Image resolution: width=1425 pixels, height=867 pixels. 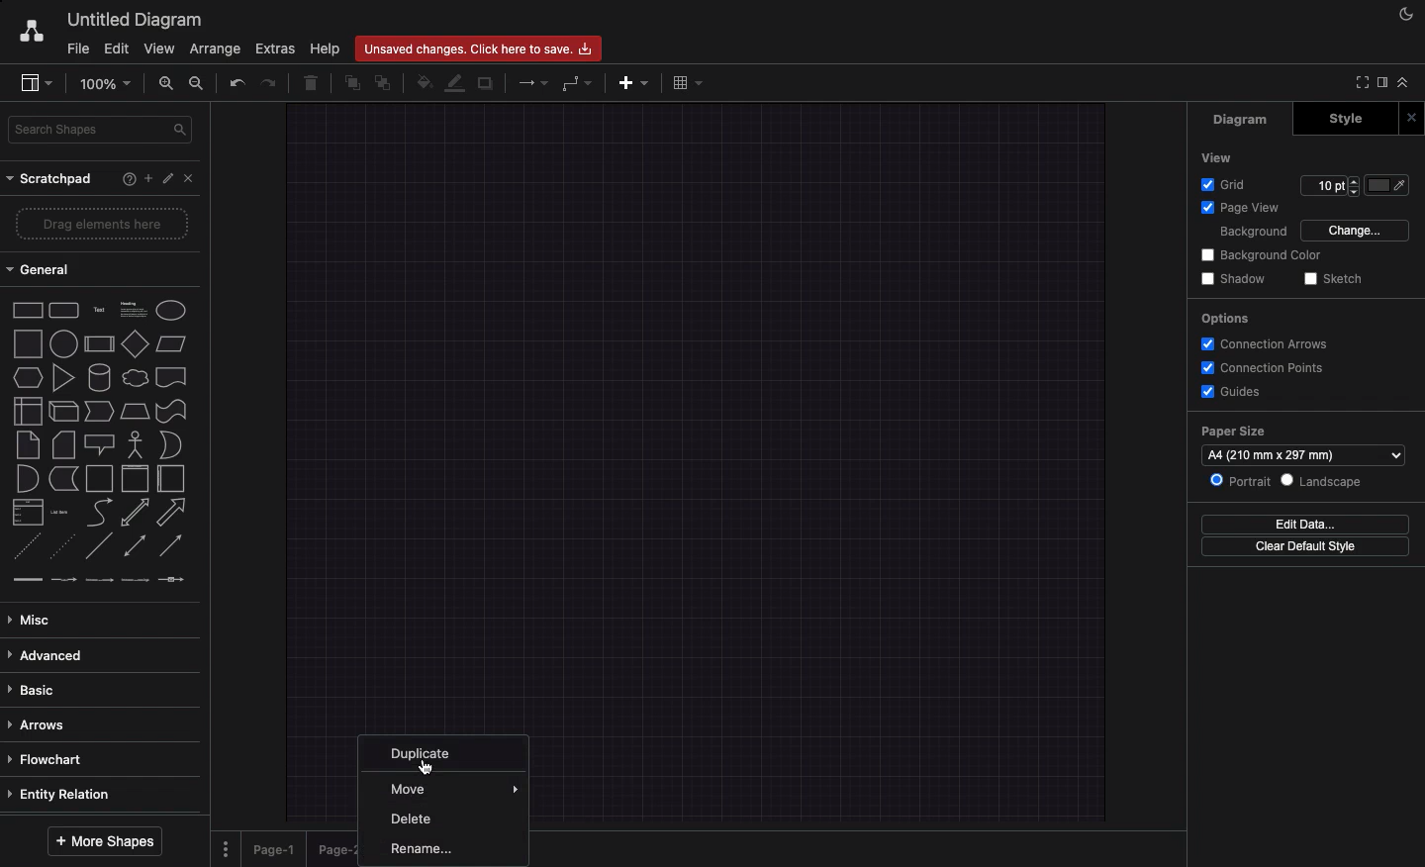 I want to click on Shadow, so click(x=1231, y=280).